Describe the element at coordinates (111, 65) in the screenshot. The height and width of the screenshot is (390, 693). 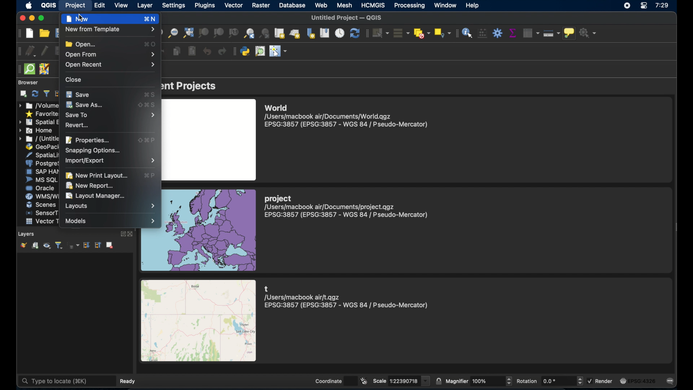
I see `open recent` at that location.